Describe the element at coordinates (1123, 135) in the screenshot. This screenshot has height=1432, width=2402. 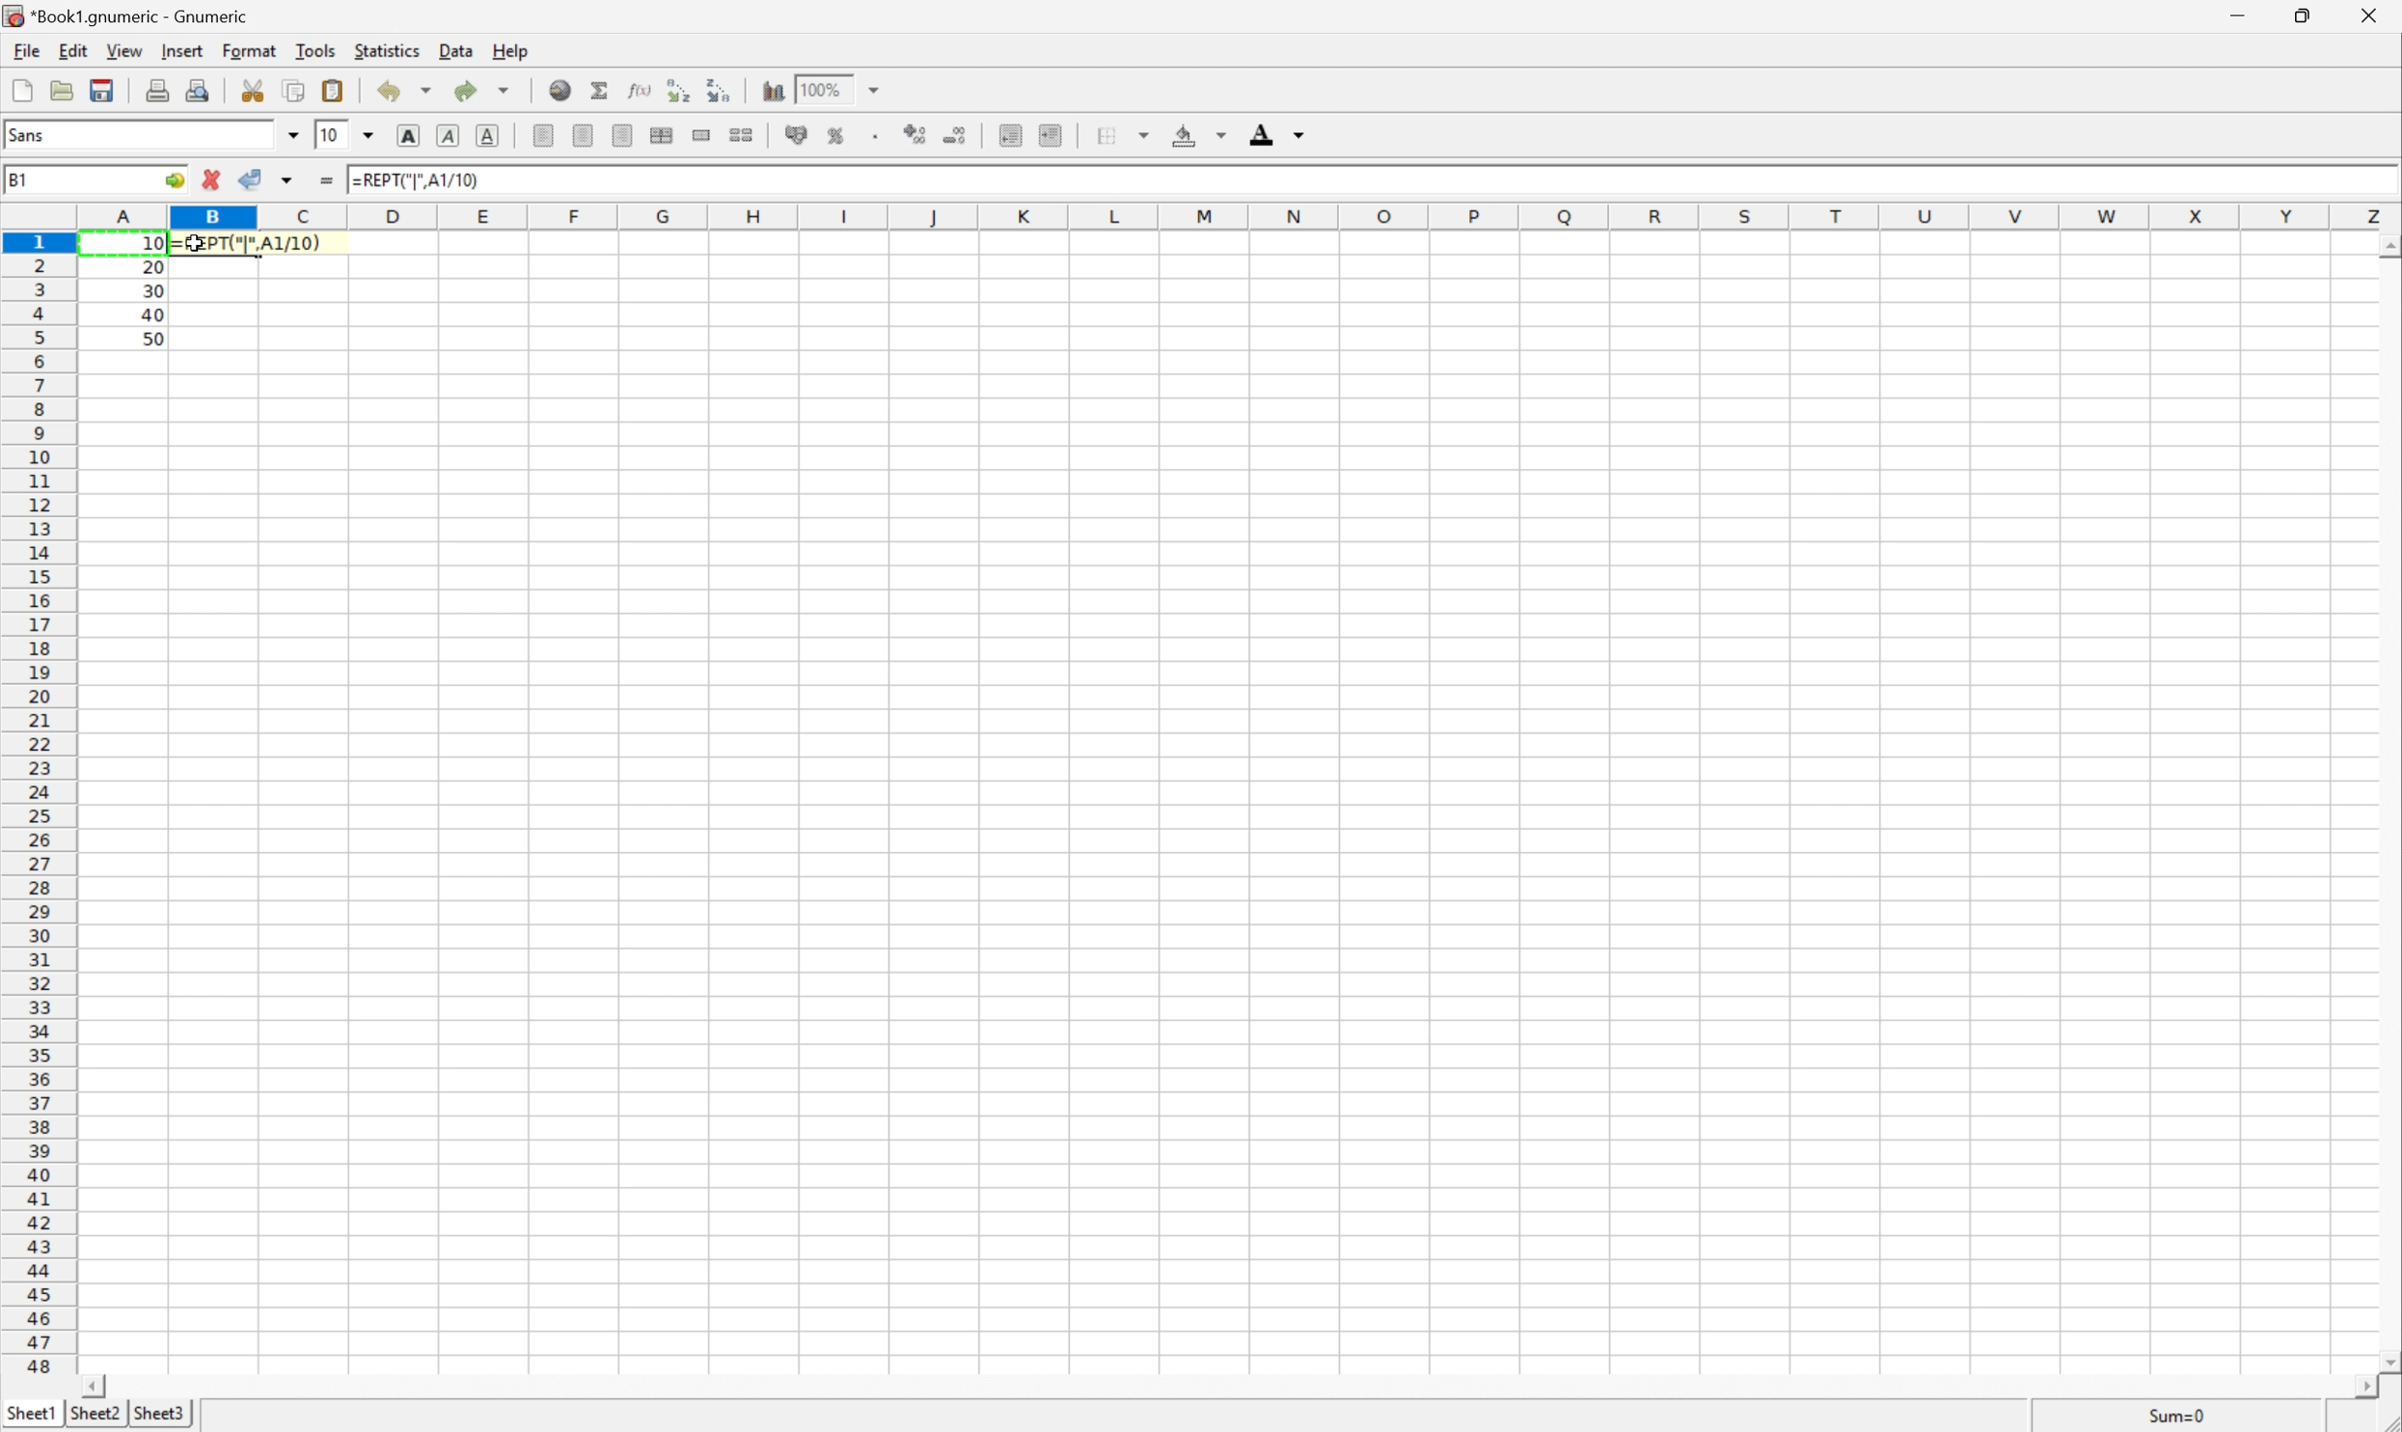
I see `Borders` at that location.